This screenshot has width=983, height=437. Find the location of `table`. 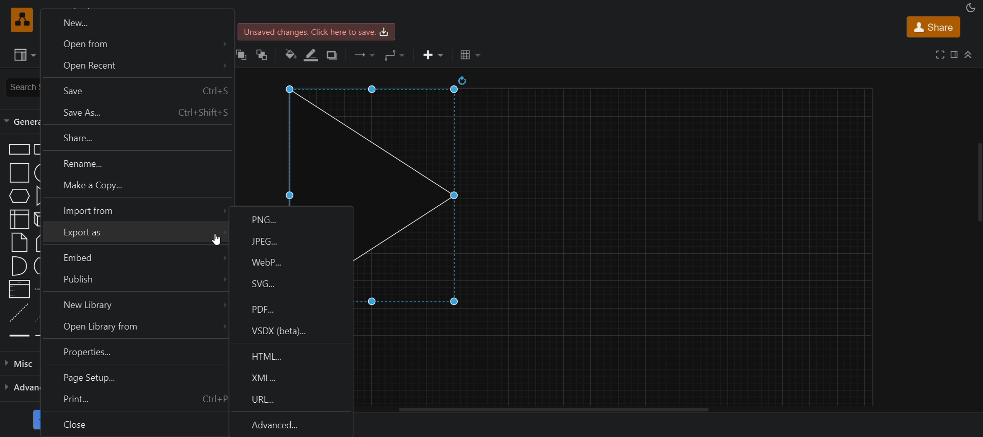

table is located at coordinates (471, 55).